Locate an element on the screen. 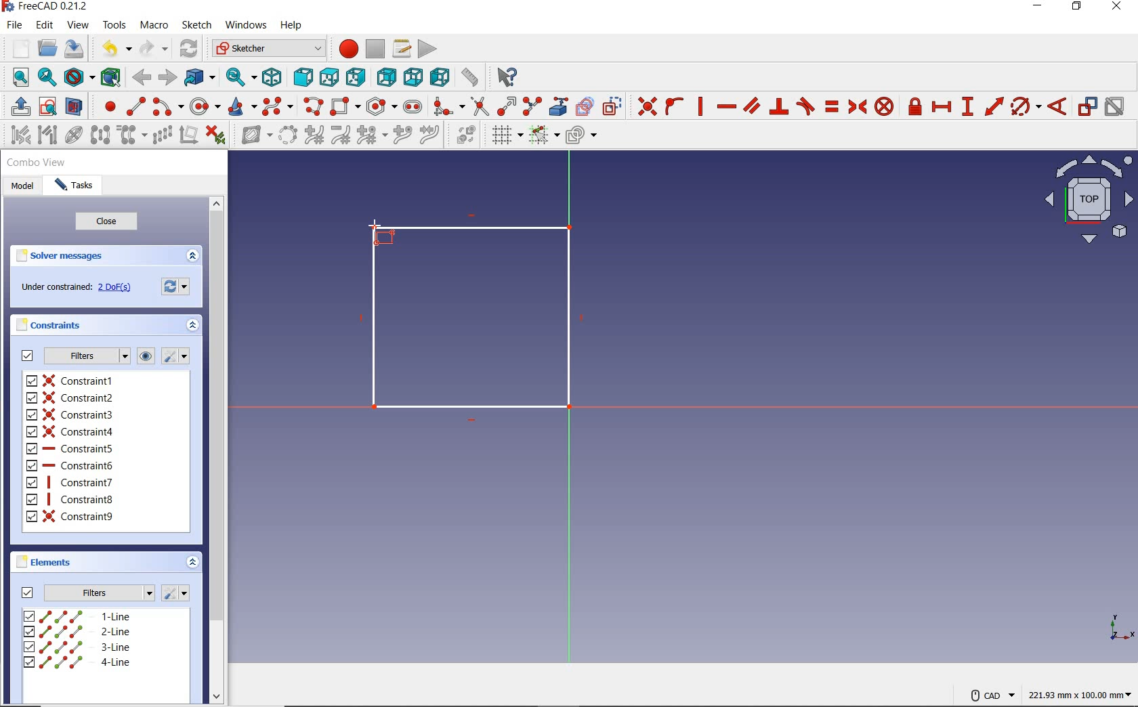 This screenshot has height=707, width=1138. front is located at coordinates (303, 79).